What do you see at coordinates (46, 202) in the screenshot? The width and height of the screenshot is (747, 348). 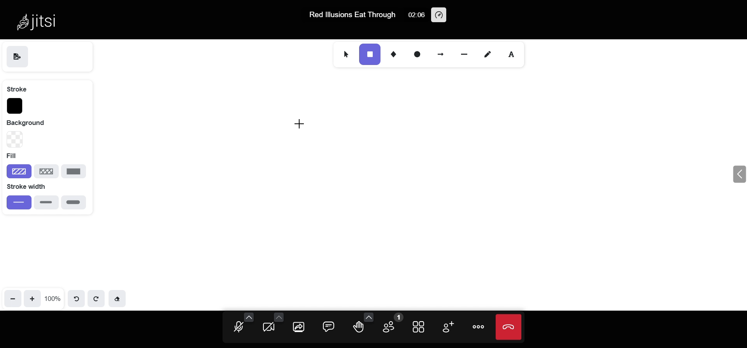 I see `bold` at bounding box center [46, 202].